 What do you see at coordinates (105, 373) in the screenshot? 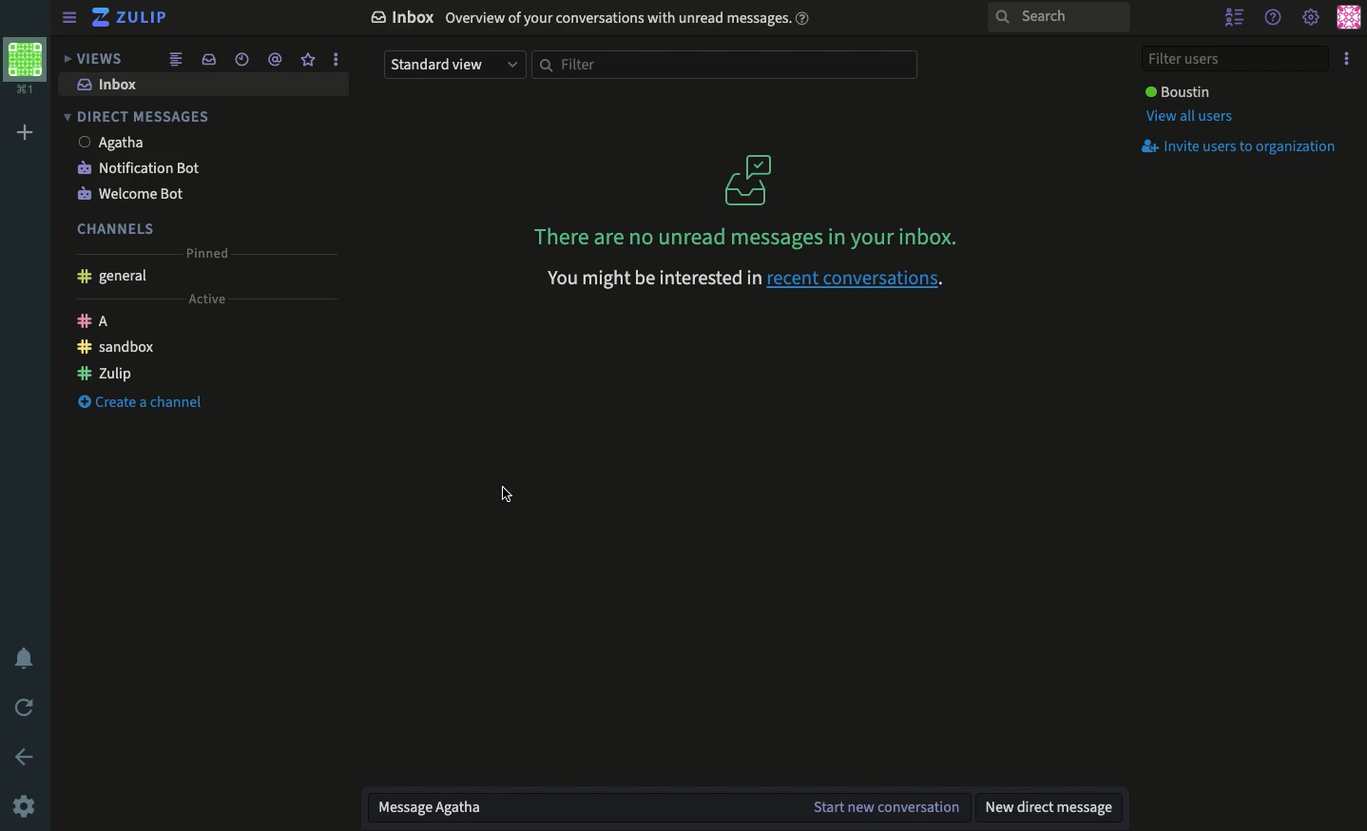
I see `Zulip` at bounding box center [105, 373].